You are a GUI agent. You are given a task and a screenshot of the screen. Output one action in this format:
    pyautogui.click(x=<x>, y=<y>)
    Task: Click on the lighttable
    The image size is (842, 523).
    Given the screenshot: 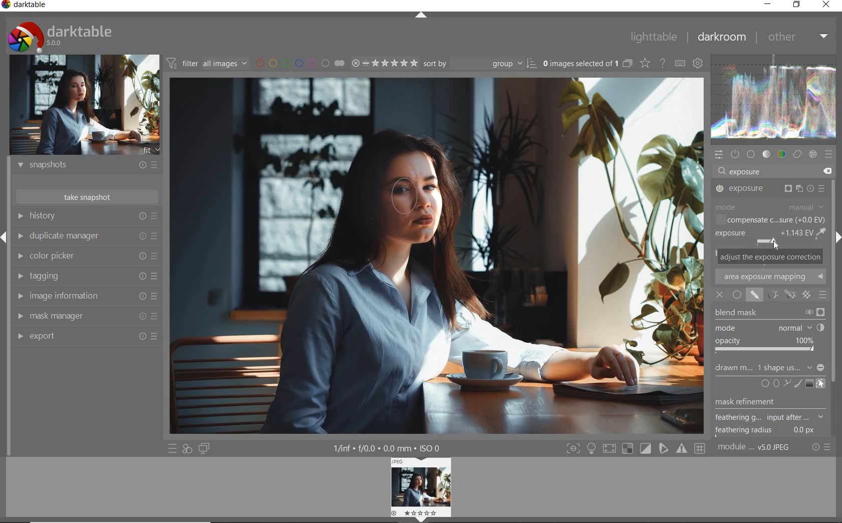 What is the action you would take?
    pyautogui.click(x=654, y=36)
    